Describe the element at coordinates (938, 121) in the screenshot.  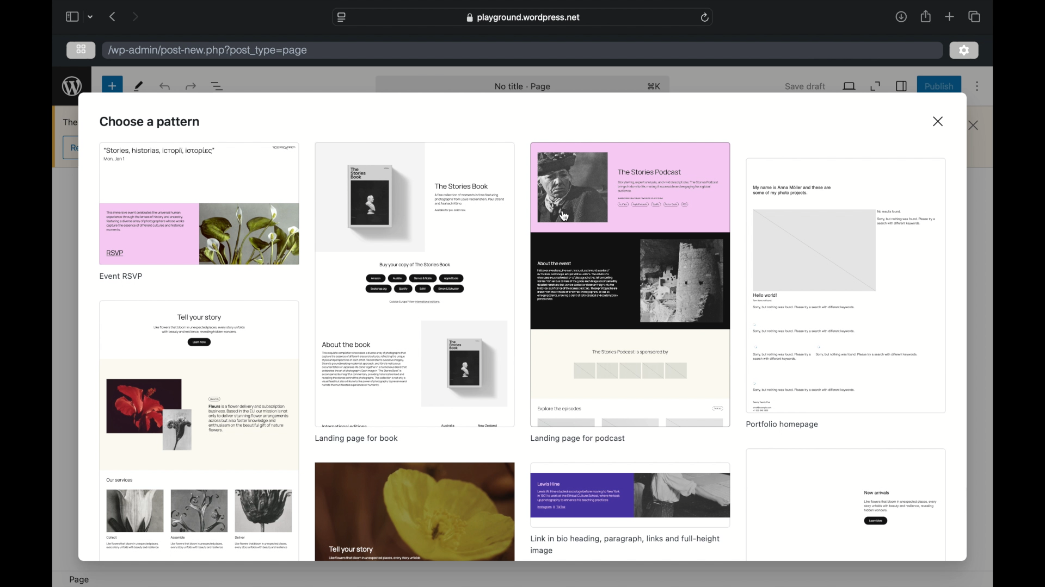
I see `close` at that location.